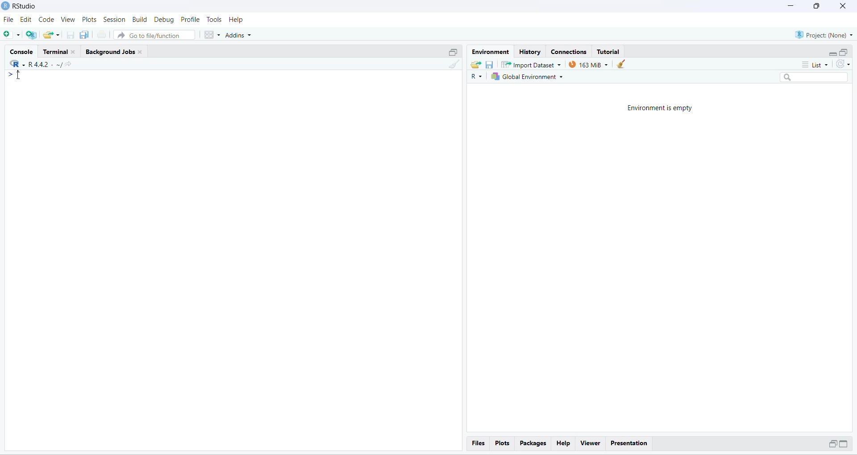 The height and width of the screenshot is (455, 857). What do you see at coordinates (818, 64) in the screenshot?
I see `list` at bounding box center [818, 64].